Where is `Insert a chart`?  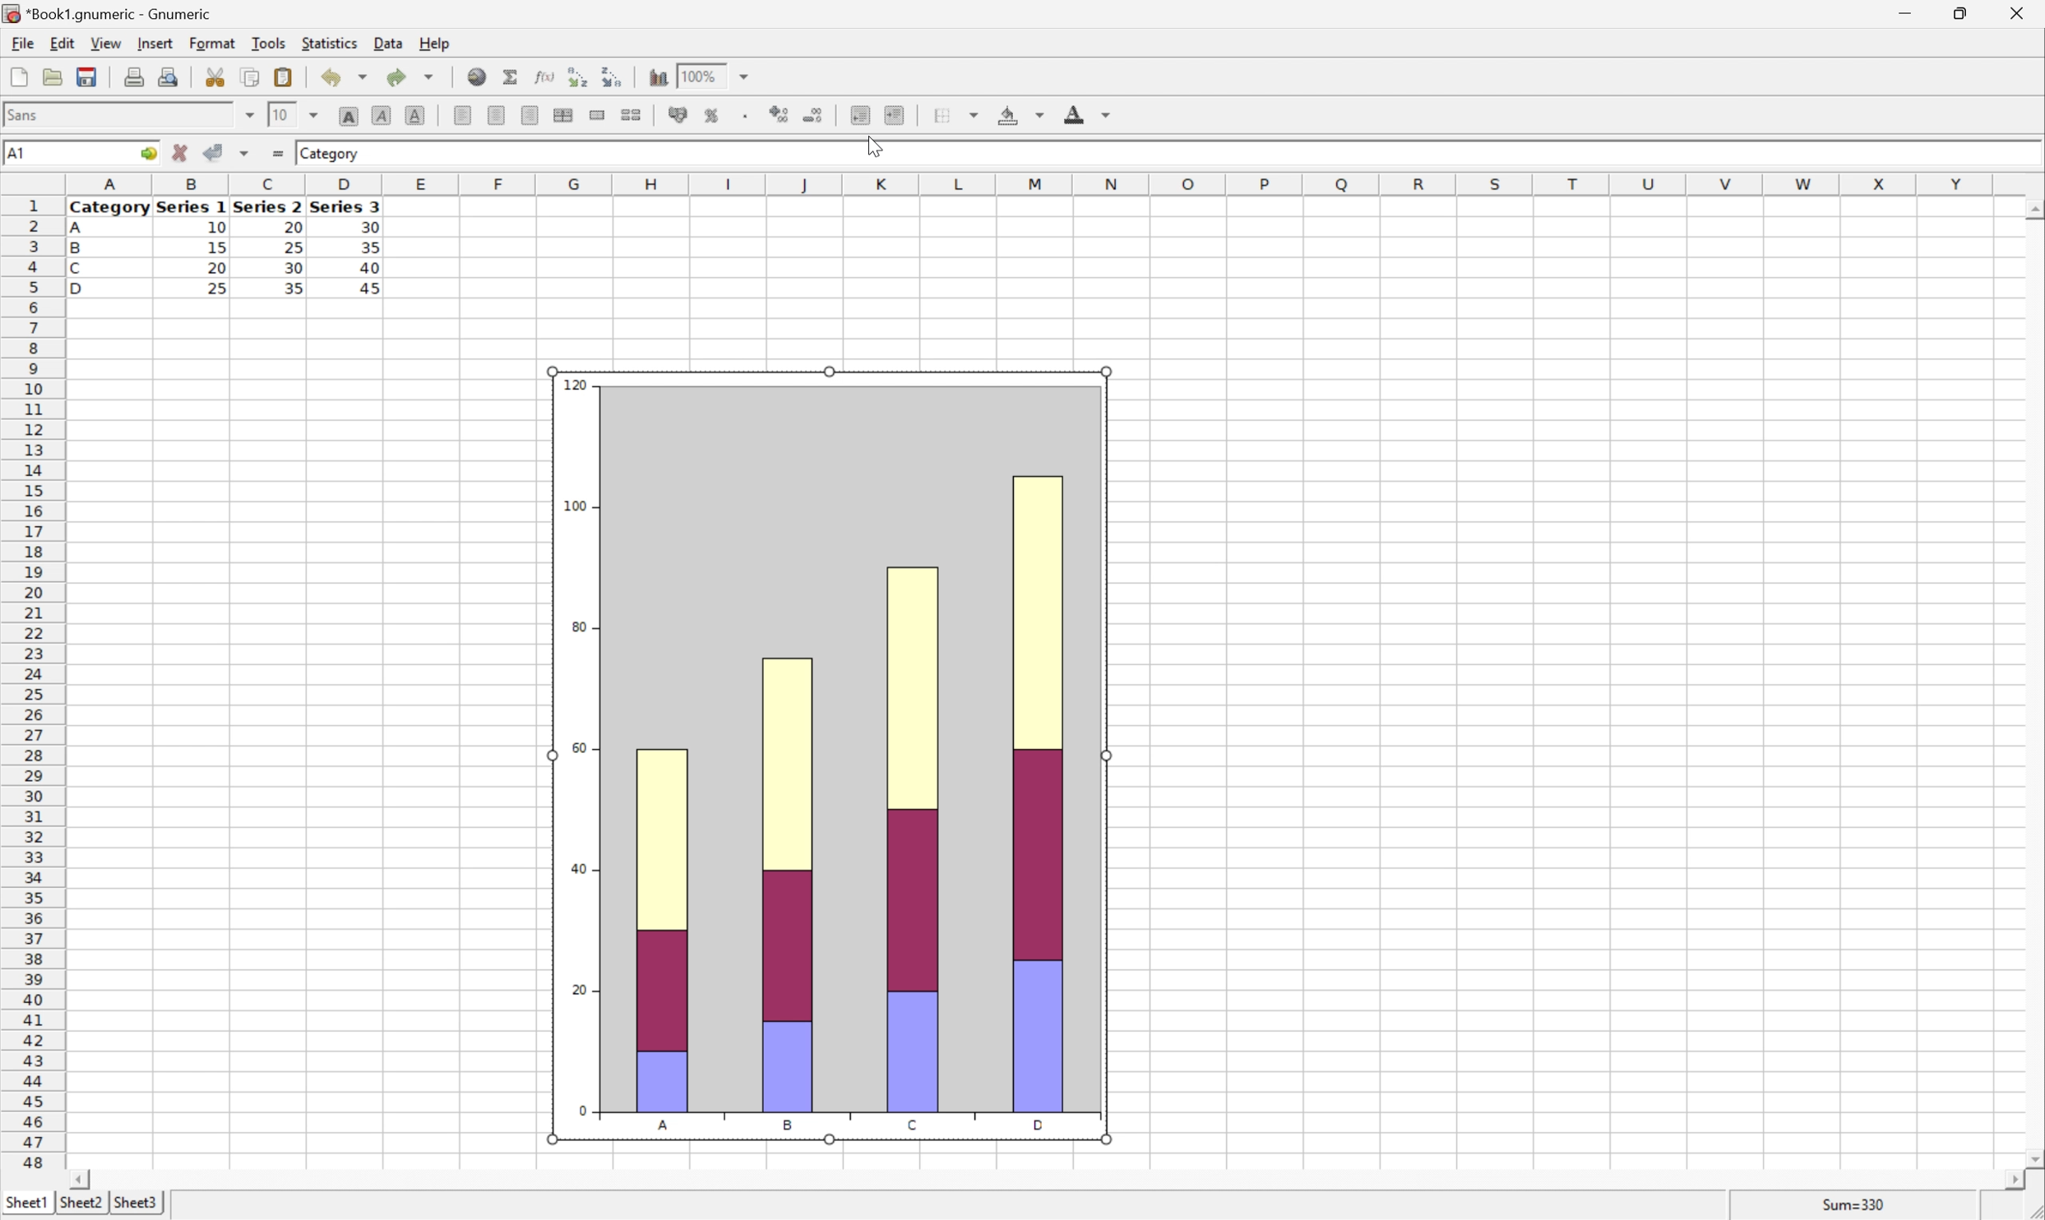
Insert a chart is located at coordinates (656, 78).